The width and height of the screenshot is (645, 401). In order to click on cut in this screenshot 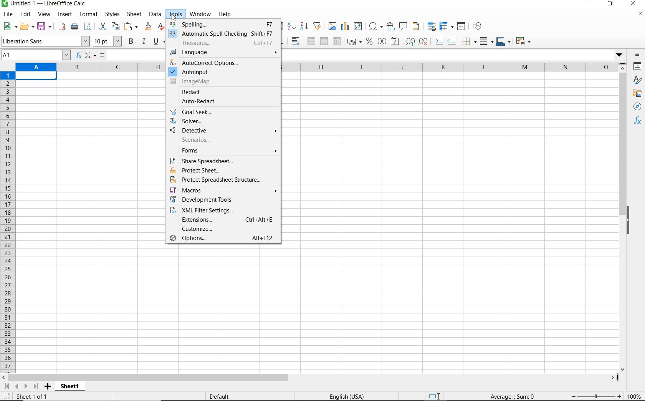, I will do `click(103, 27)`.